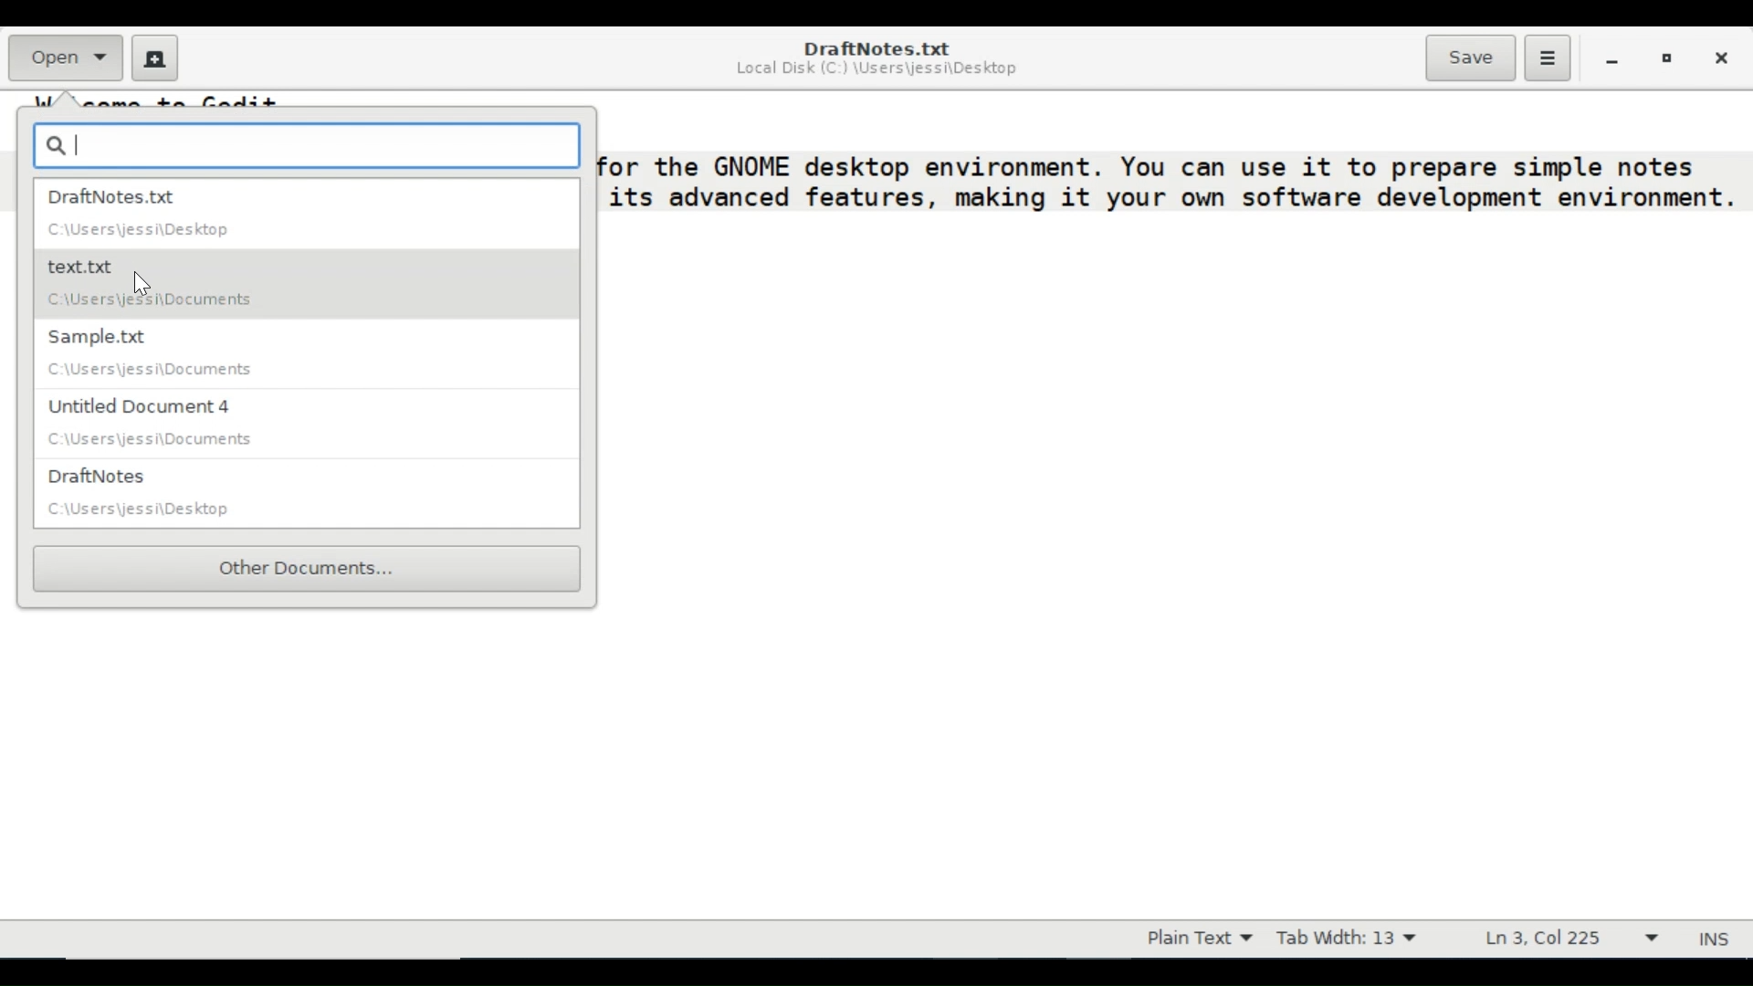  What do you see at coordinates (296, 285) in the screenshot?
I see `text.txt` at bounding box center [296, 285].